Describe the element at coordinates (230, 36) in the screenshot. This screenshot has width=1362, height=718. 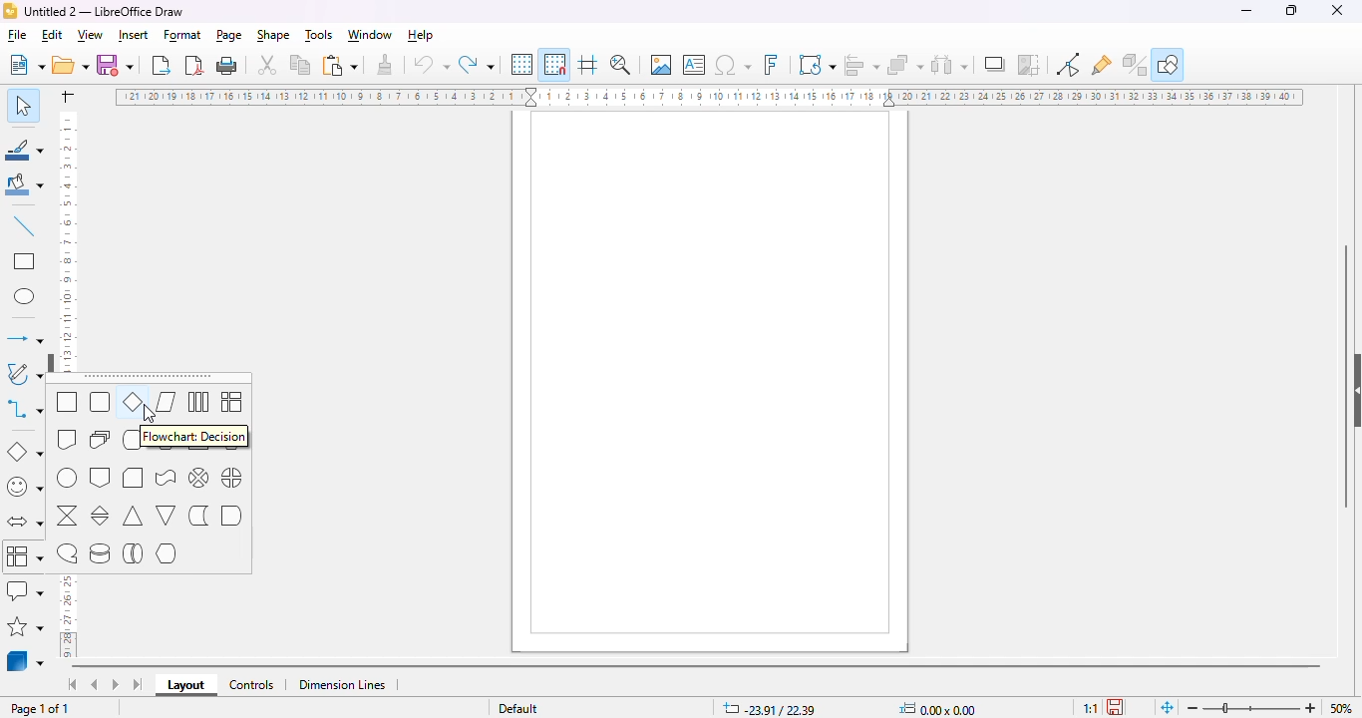
I see `page` at that location.